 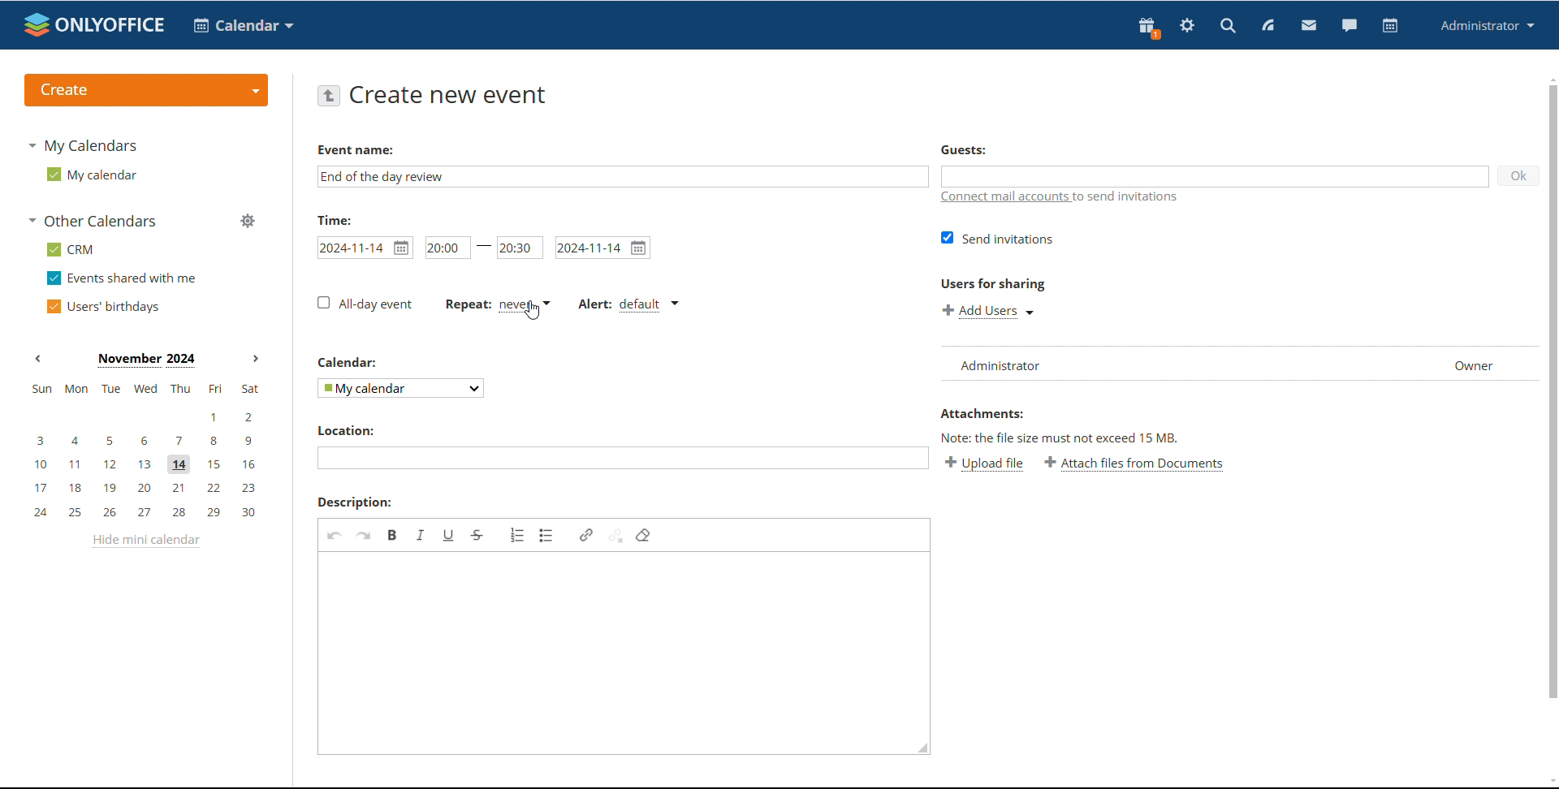 I want to click on Note: the file size must not exceed 15 mb, so click(x=1061, y=438).